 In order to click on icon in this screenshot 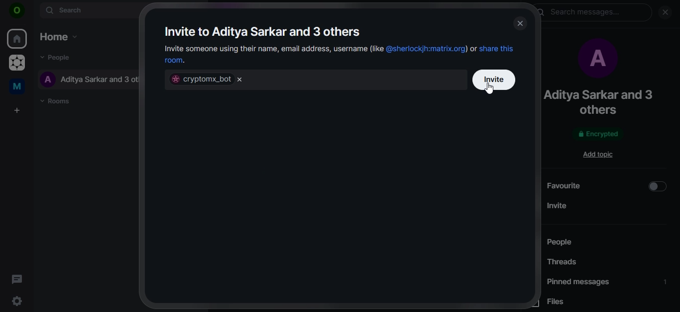, I will do `click(17, 12)`.